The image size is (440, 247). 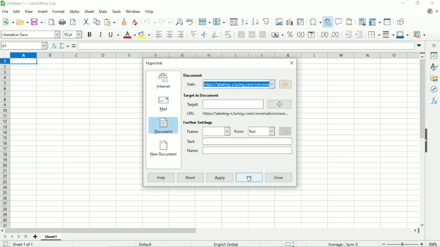 What do you see at coordinates (191, 21) in the screenshot?
I see `Spell check` at bounding box center [191, 21].